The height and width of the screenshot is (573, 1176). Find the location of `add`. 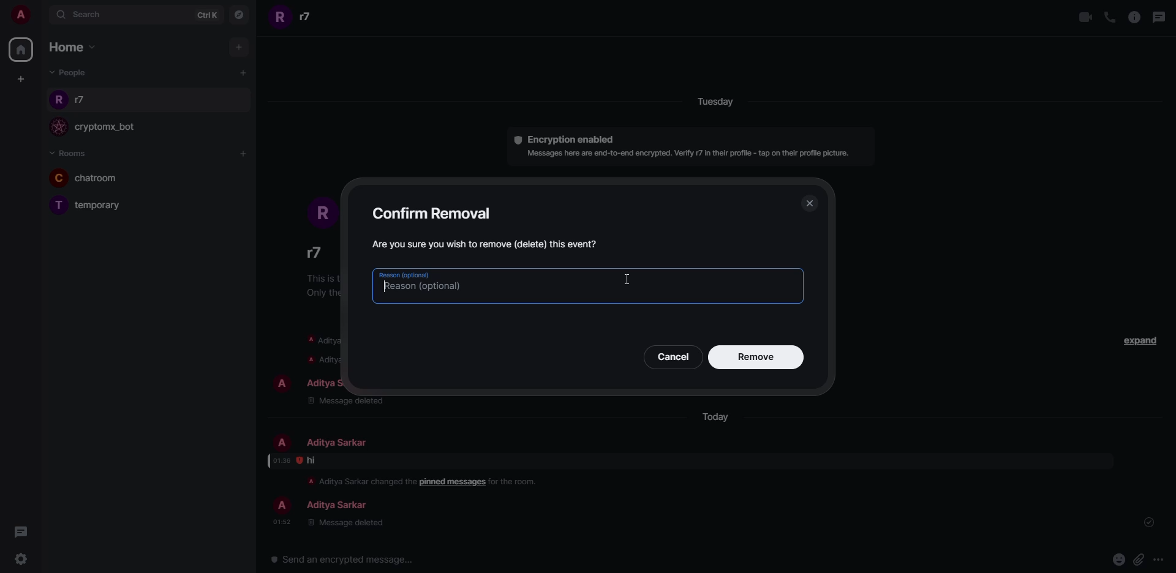

add is located at coordinates (243, 153).